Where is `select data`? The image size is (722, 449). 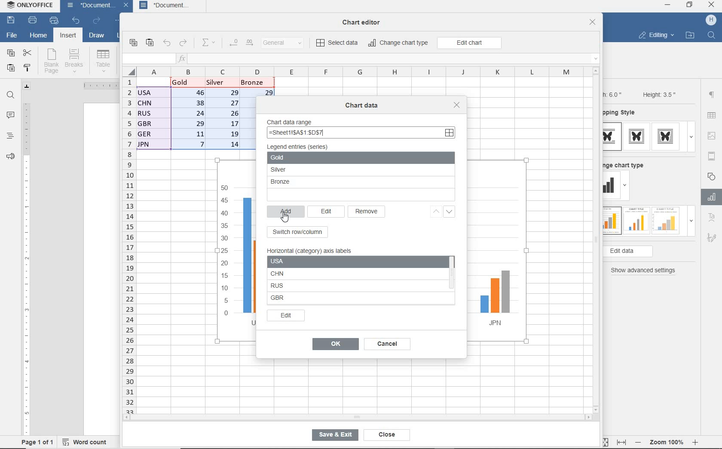
select data is located at coordinates (338, 43).